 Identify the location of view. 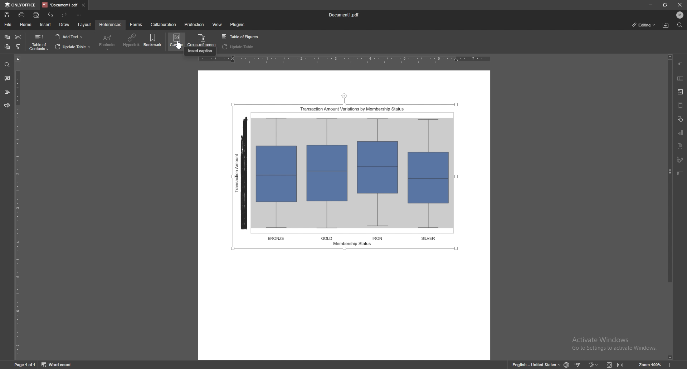
(218, 24).